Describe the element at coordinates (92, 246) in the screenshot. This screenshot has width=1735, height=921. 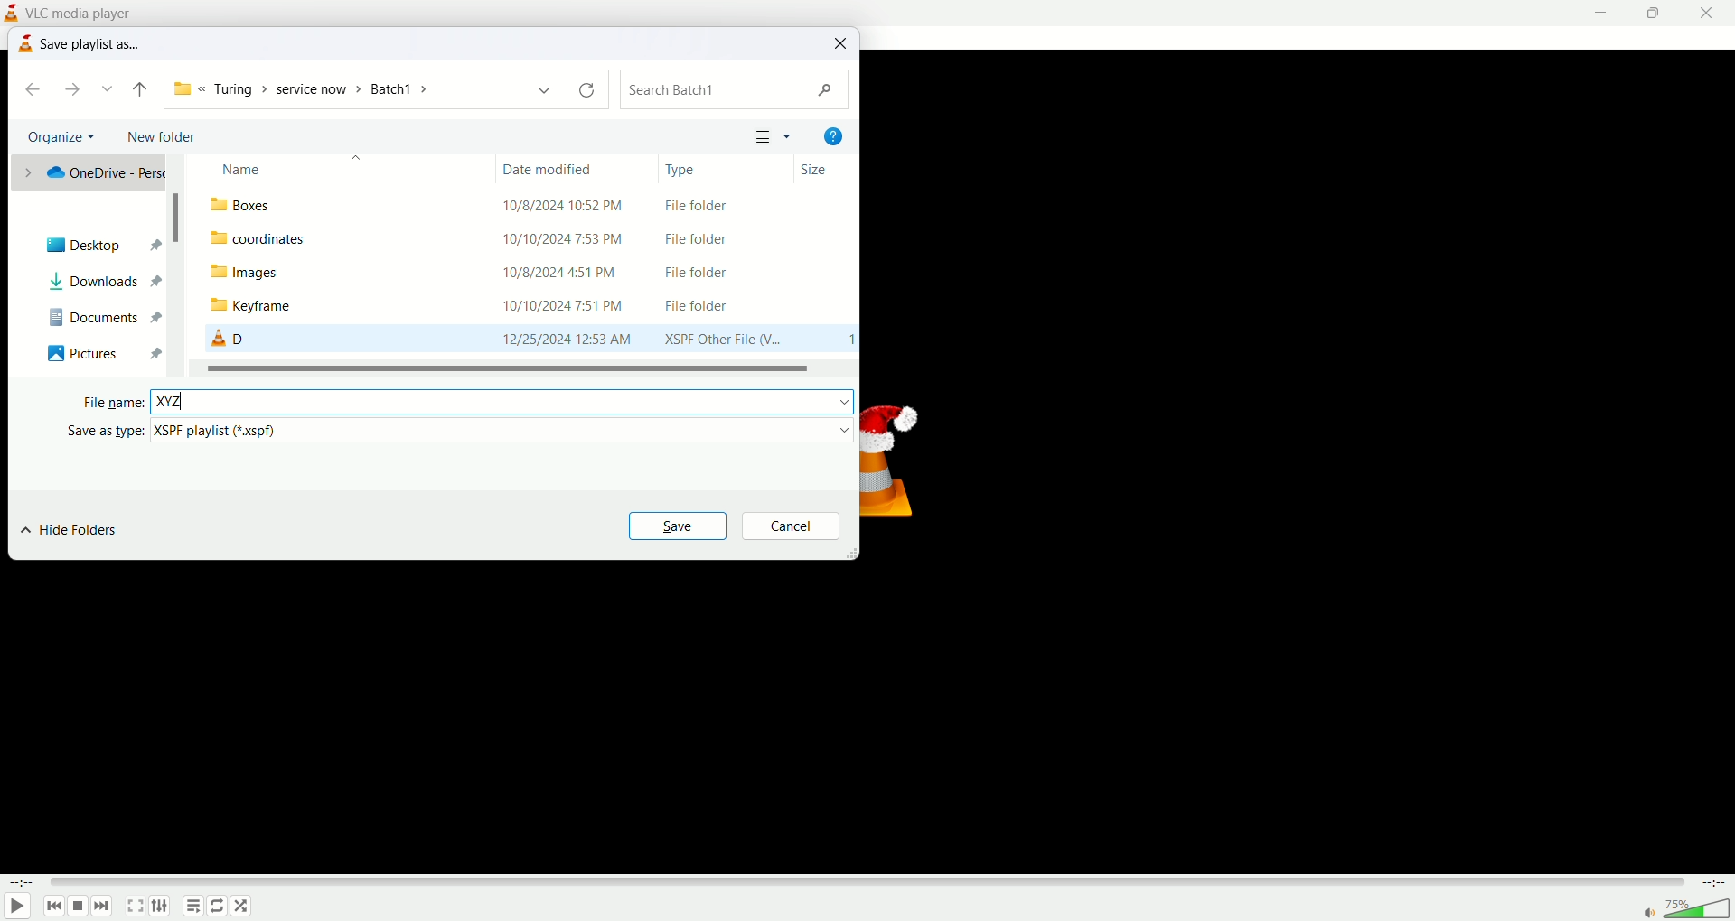
I see `desktop` at that location.